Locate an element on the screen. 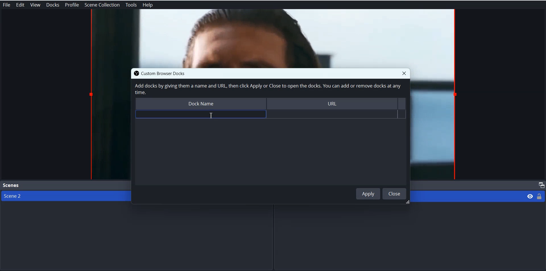  resize is located at coordinates (406, 203).